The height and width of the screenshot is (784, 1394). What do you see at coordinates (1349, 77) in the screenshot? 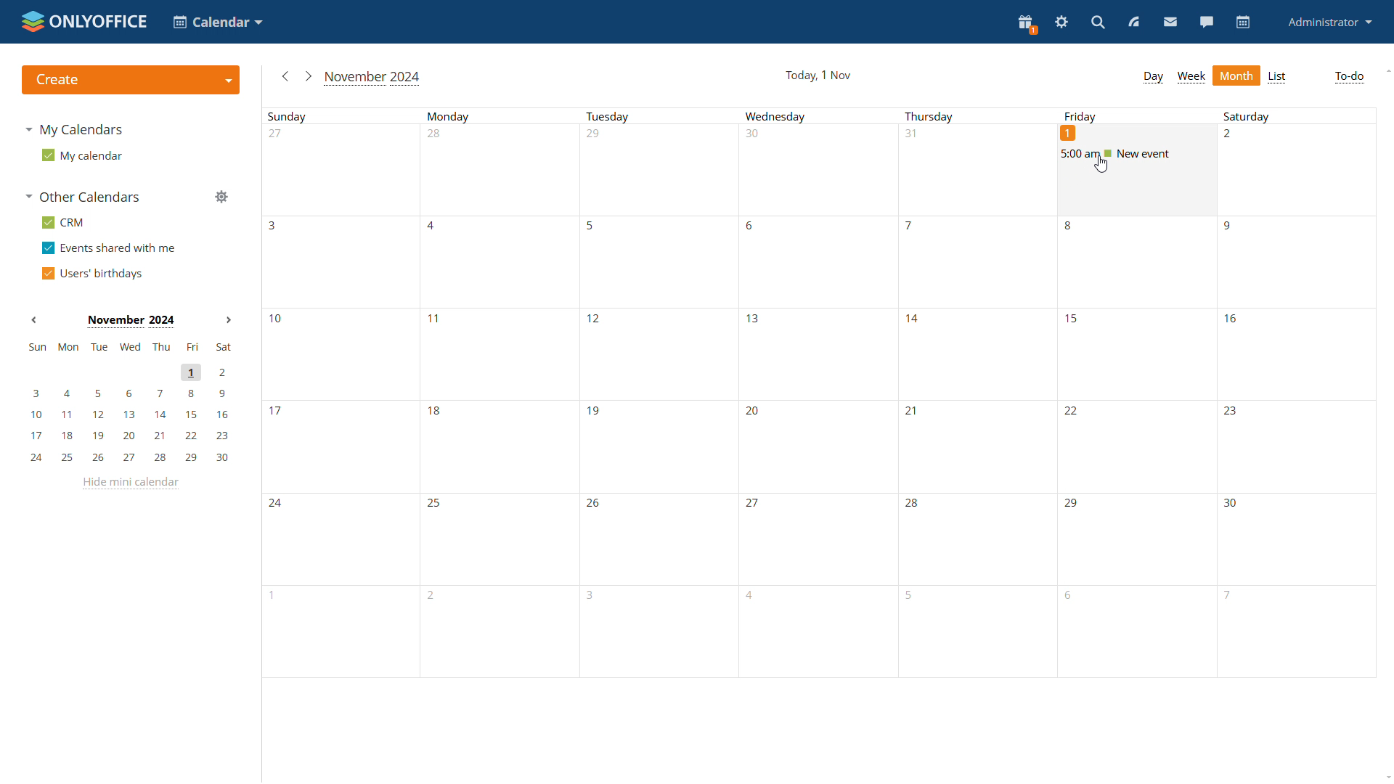
I see `to-do` at bounding box center [1349, 77].